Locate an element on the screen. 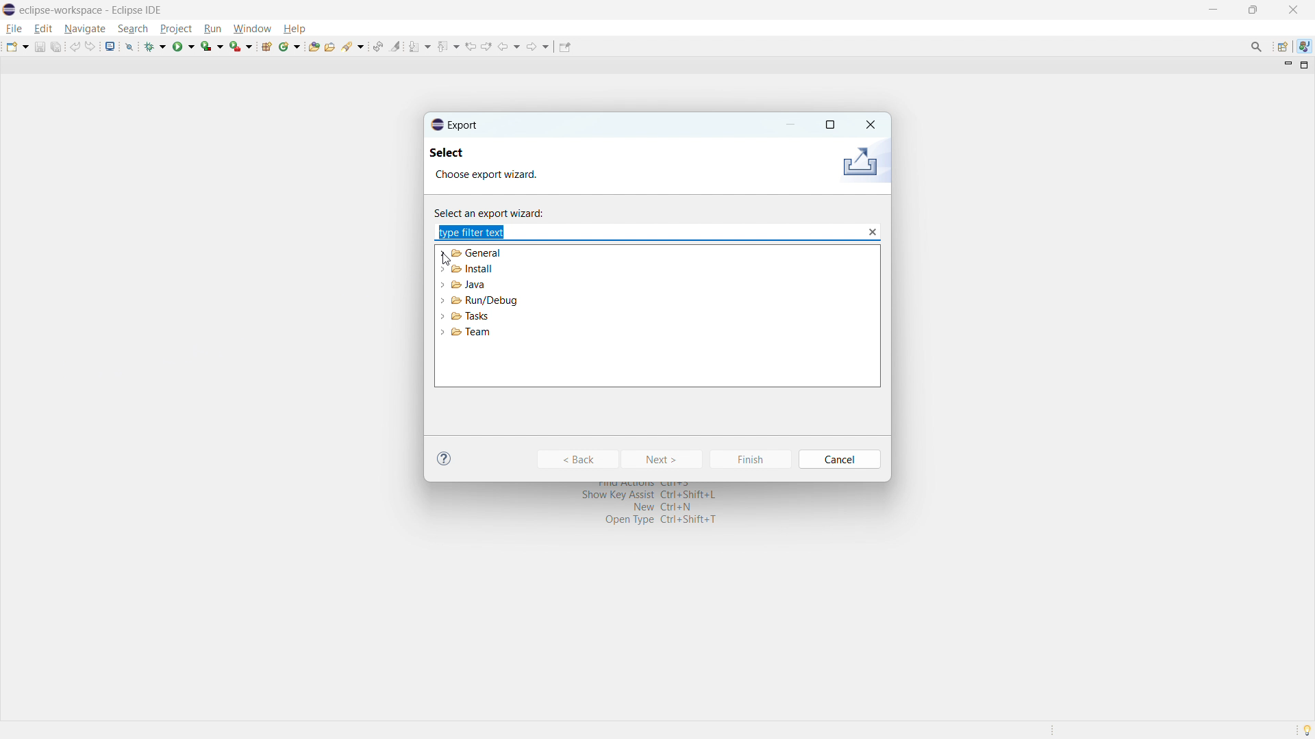  search is located at coordinates (133, 29).